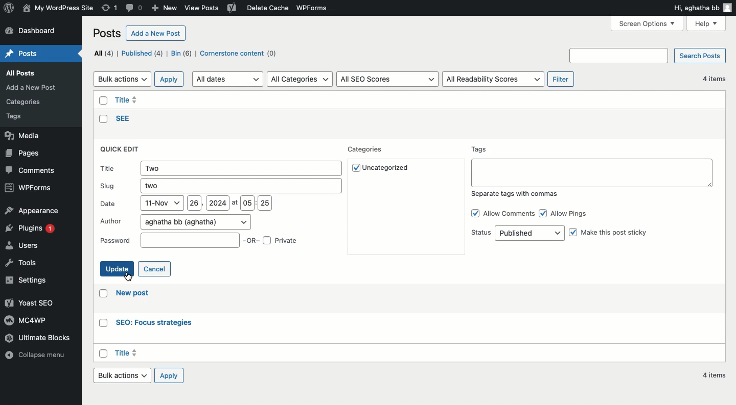  Describe the element at coordinates (45, 338) in the screenshot. I see `Ultimate blocks` at that location.